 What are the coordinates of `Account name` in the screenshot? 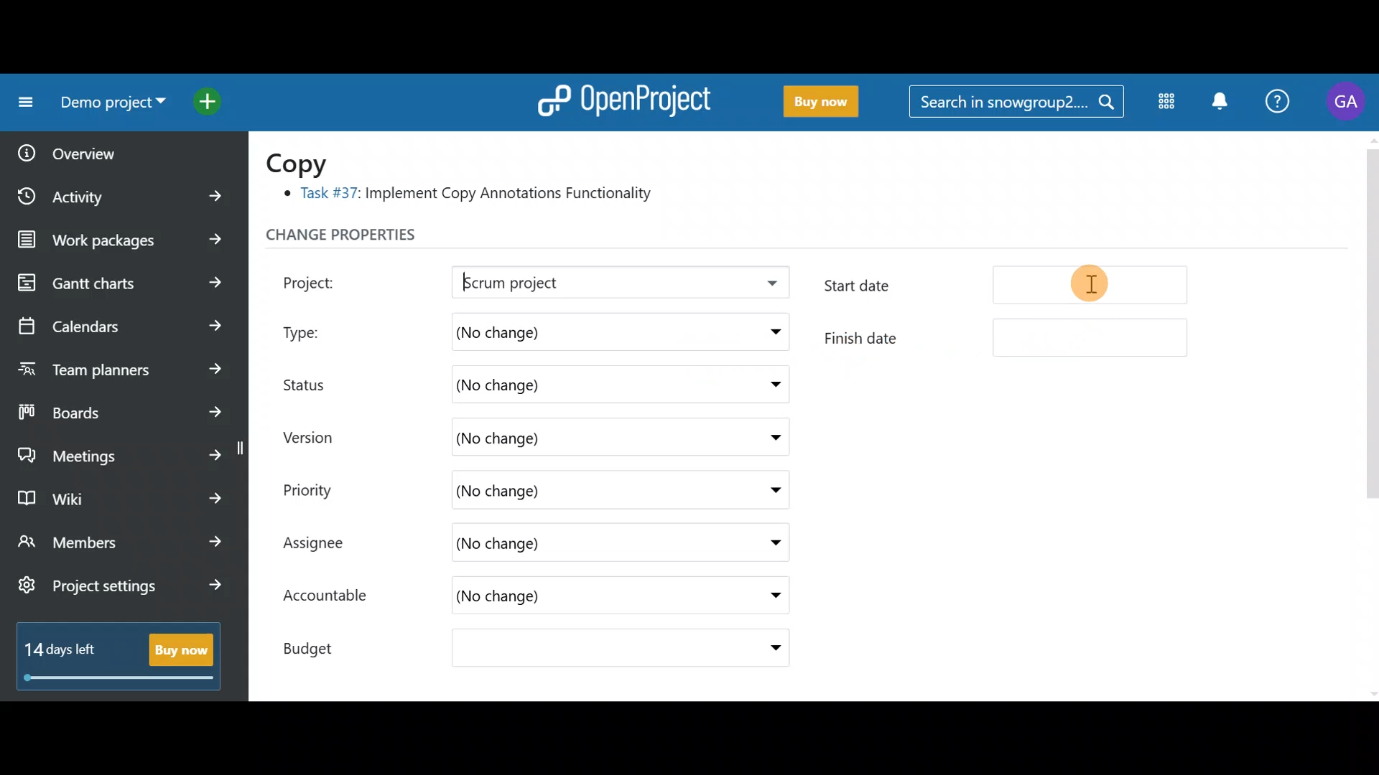 It's located at (1346, 102).